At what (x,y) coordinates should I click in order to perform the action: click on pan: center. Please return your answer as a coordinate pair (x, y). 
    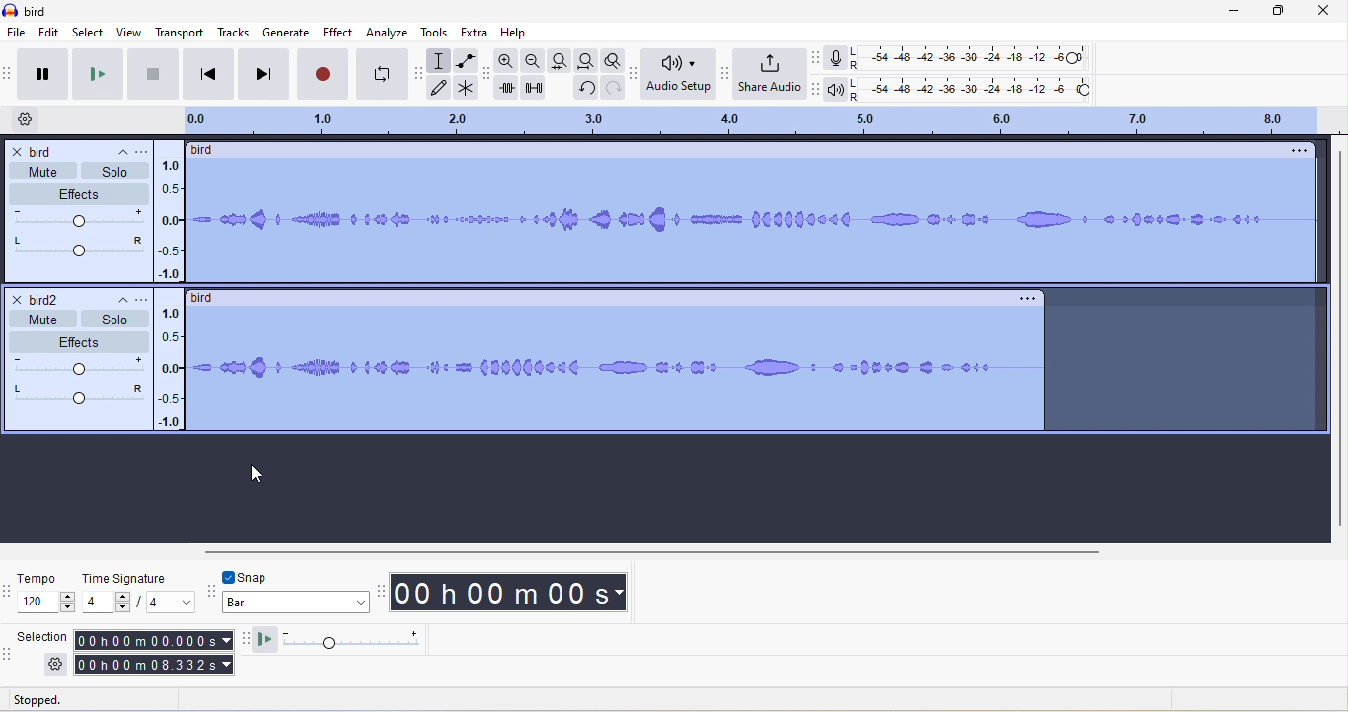
    Looking at the image, I should click on (76, 245).